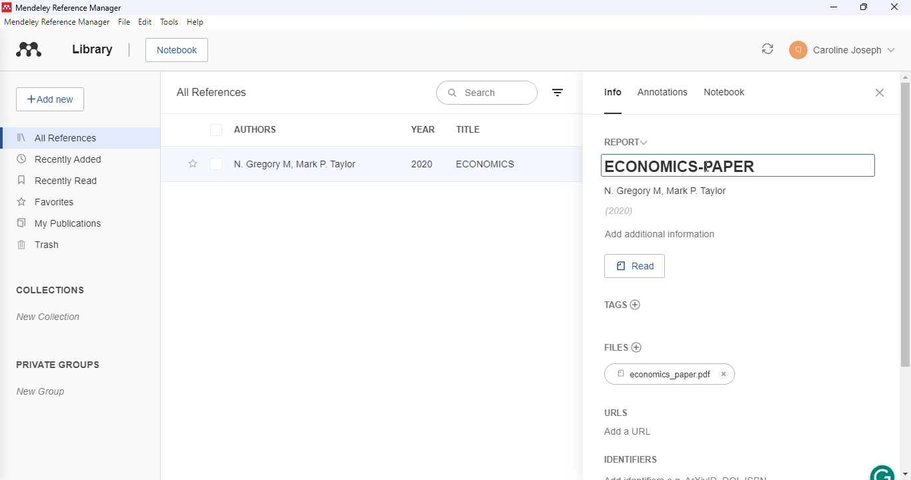  What do you see at coordinates (680, 166) in the screenshot?
I see `ECONOMICS-PAPER` at bounding box center [680, 166].